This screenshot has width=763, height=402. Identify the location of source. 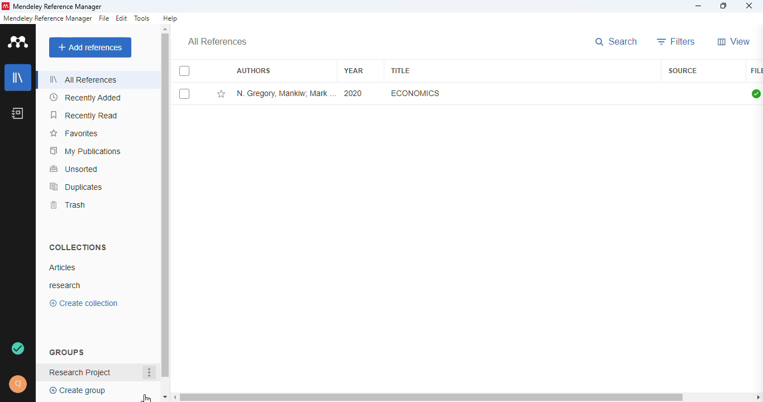
(683, 71).